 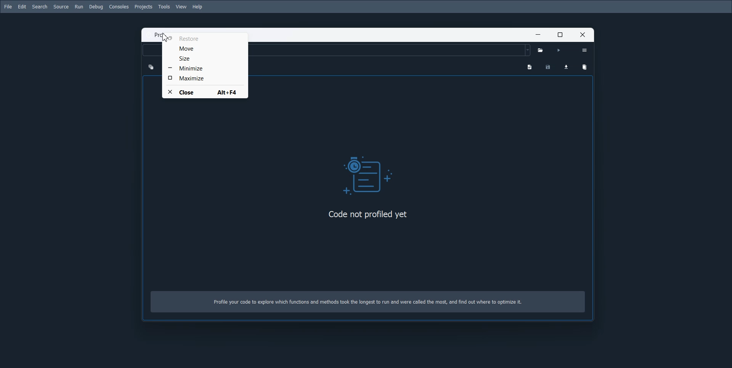 What do you see at coordinates (561, 34) in the screenshot?
I see `Maximize` at bounding box center [561, 34].